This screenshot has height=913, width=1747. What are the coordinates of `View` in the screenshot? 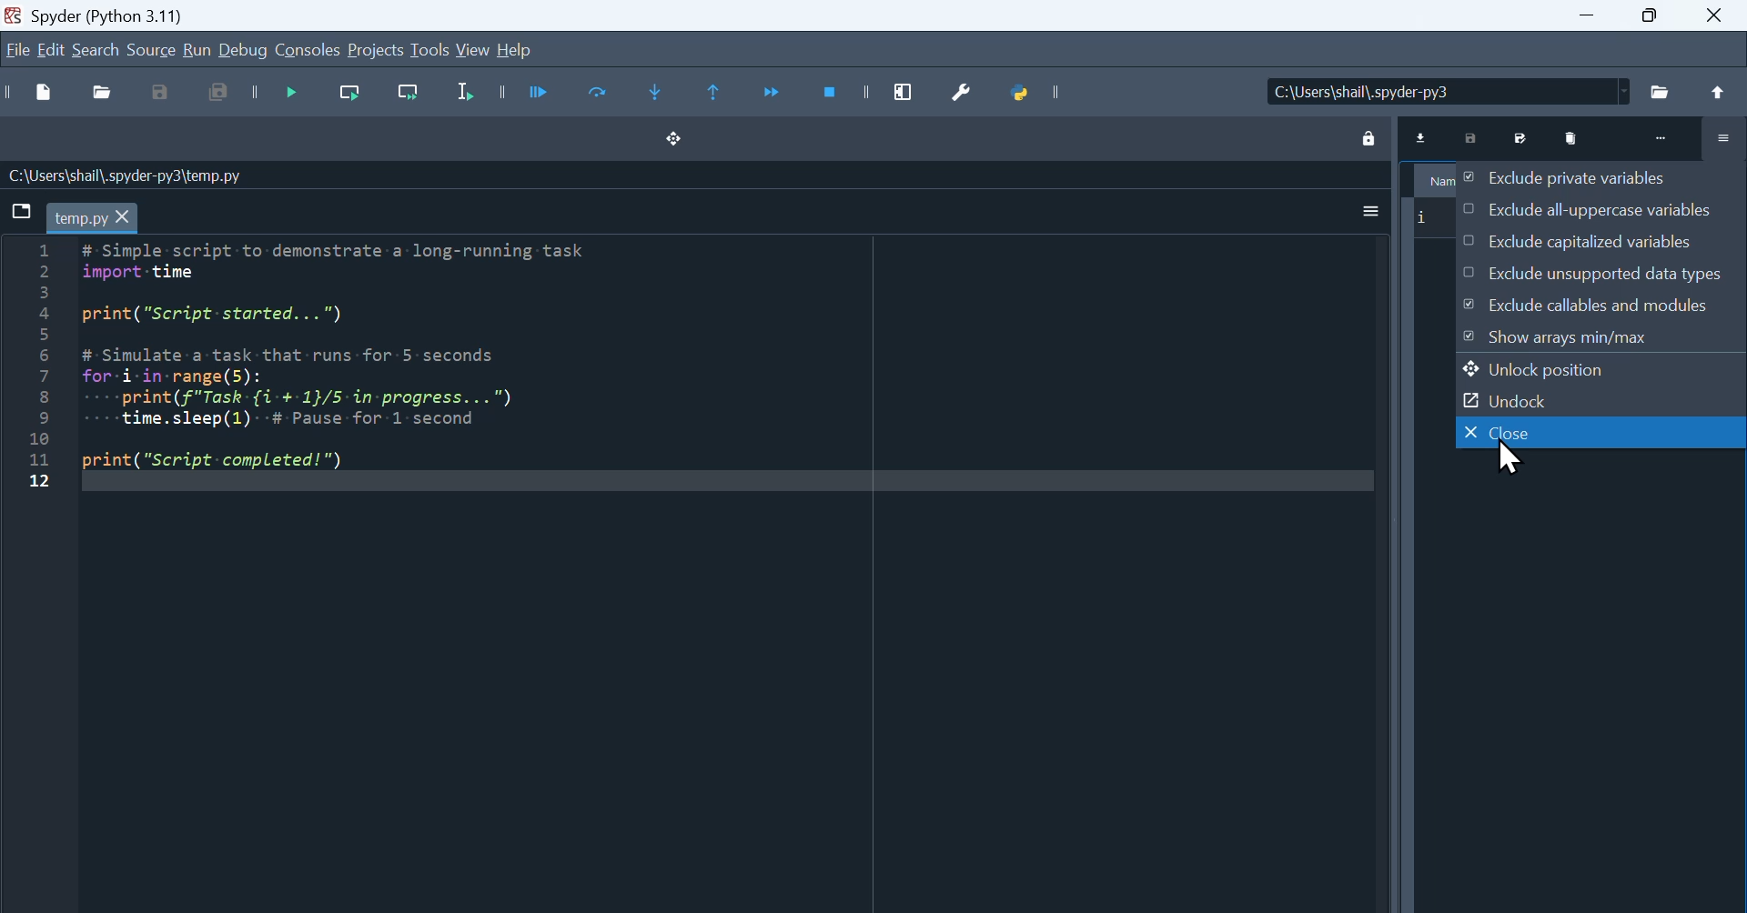 It's located at (473, 48).